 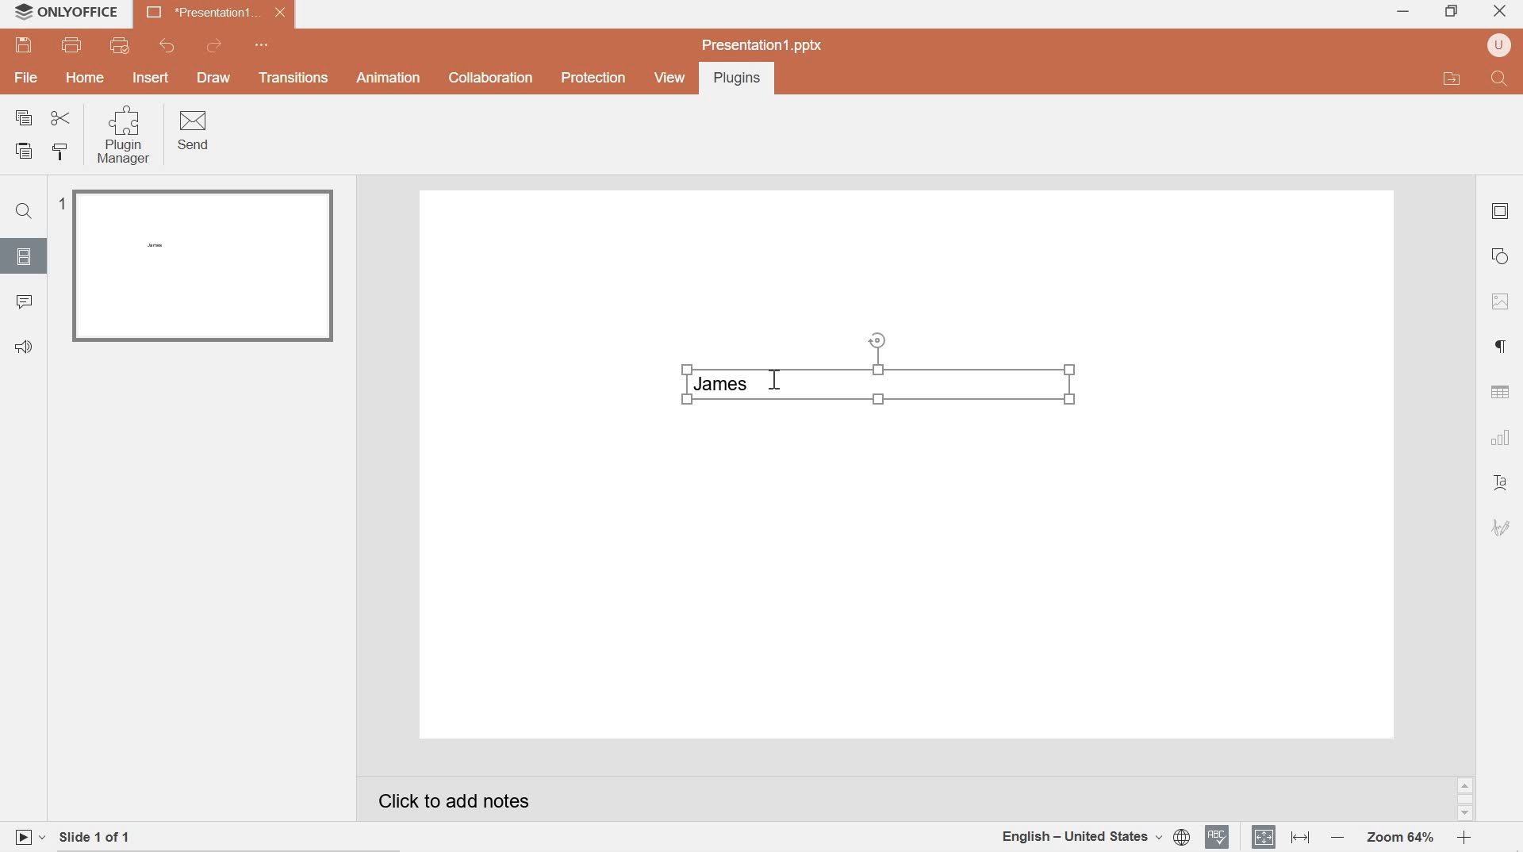 I want to click on presentation 1, so click(x=216, y=13).